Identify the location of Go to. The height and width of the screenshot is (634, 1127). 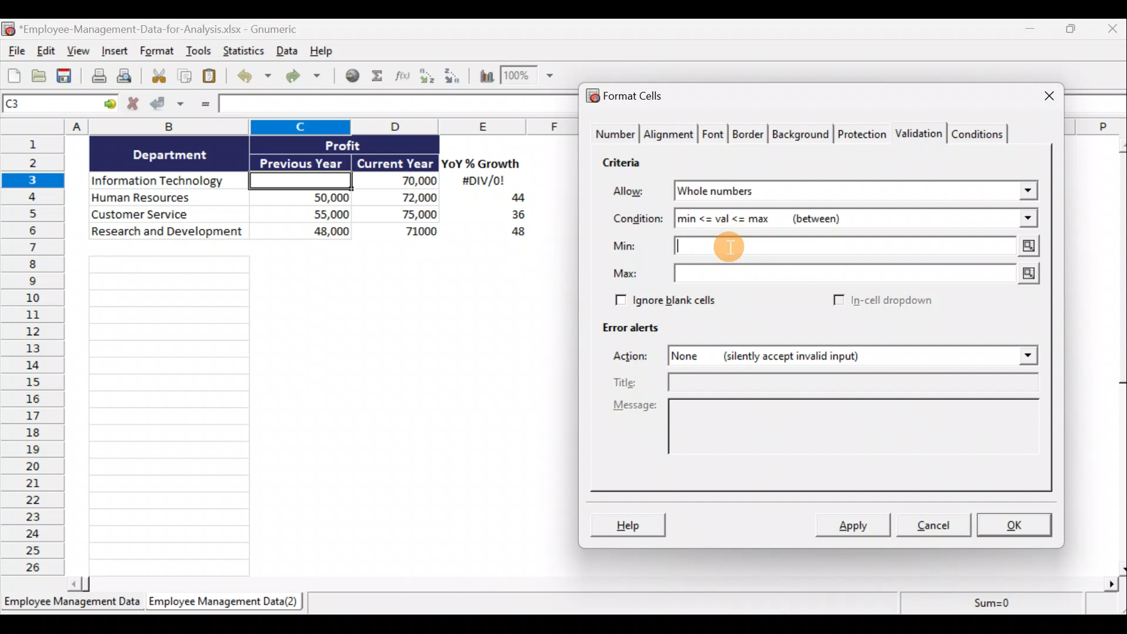
(110, 104).